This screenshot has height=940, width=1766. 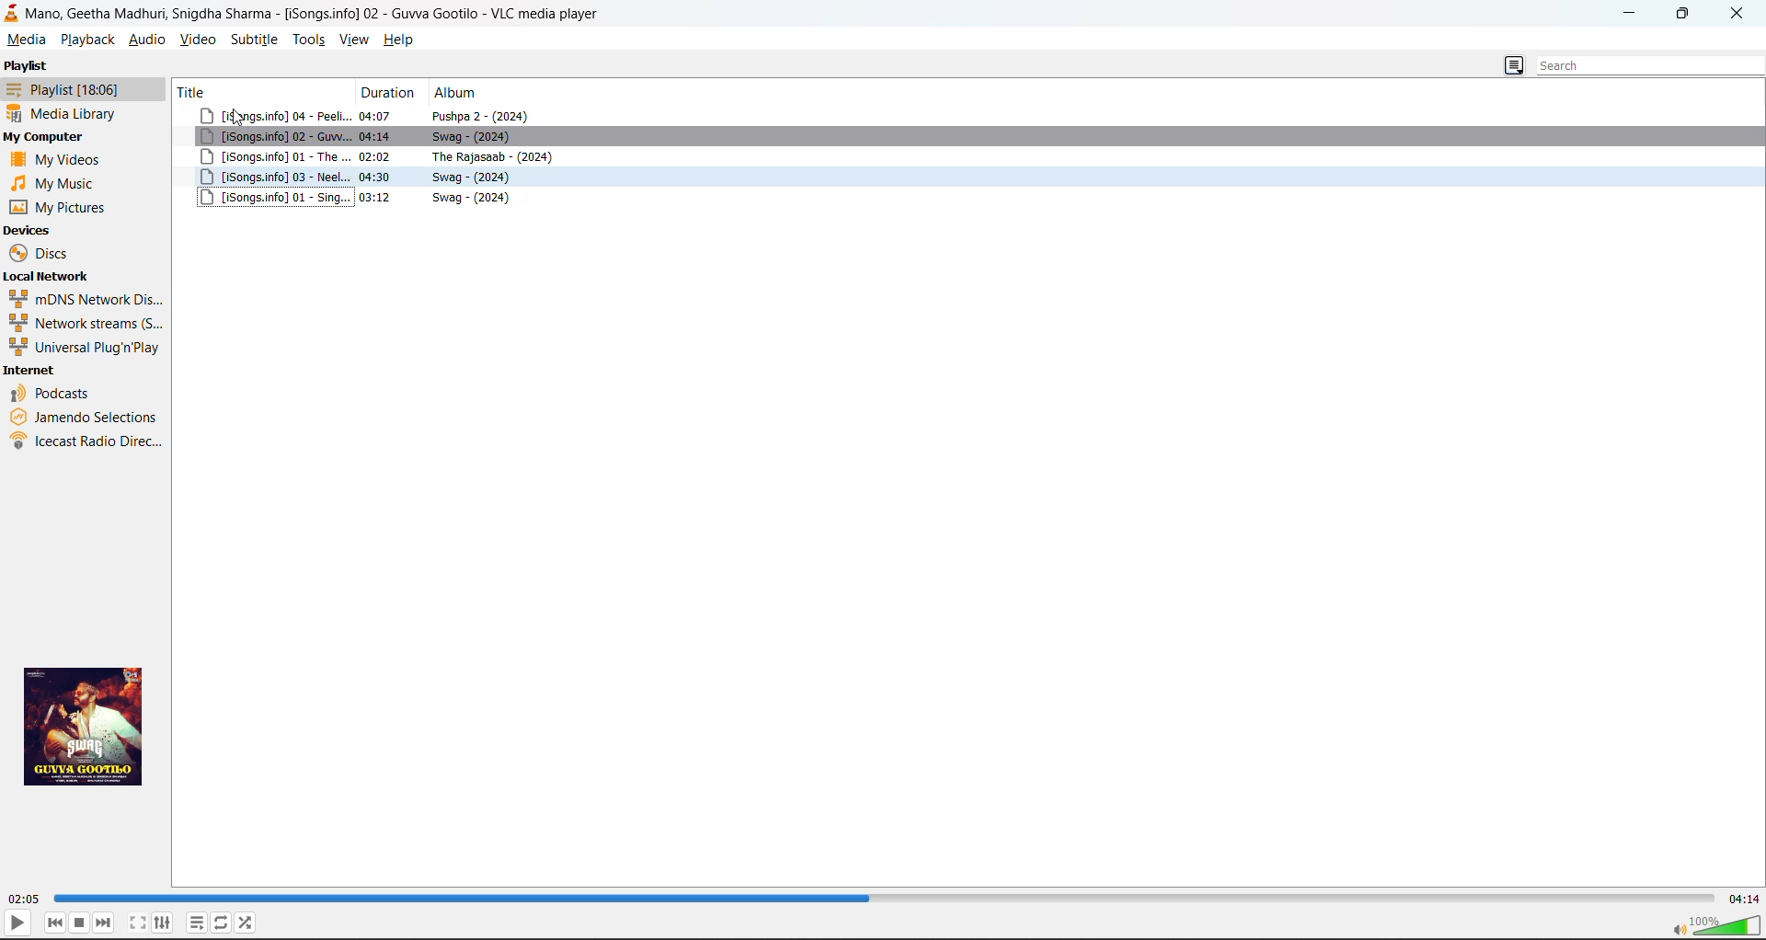 What do you see at coordinates (886, 897) in the screenshot?
I see `track slider` at bounding box center [886, 897].